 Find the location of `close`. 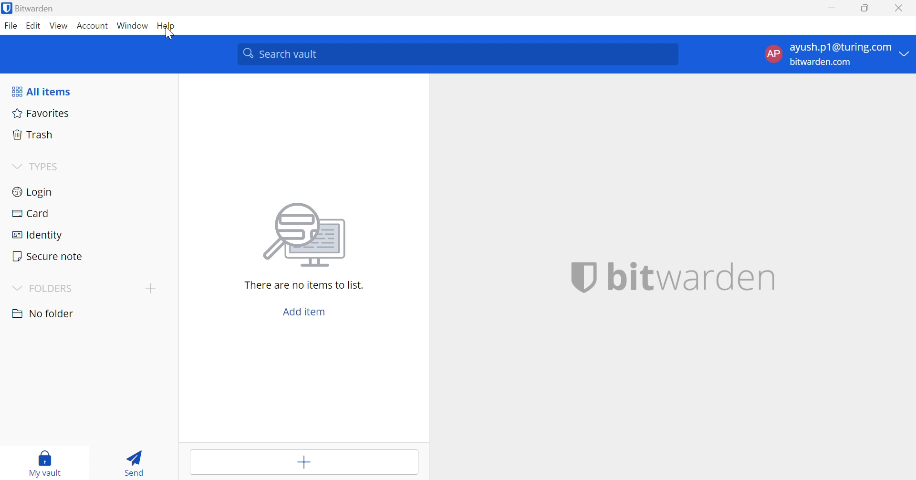

close is located at coordinates (898, 8).